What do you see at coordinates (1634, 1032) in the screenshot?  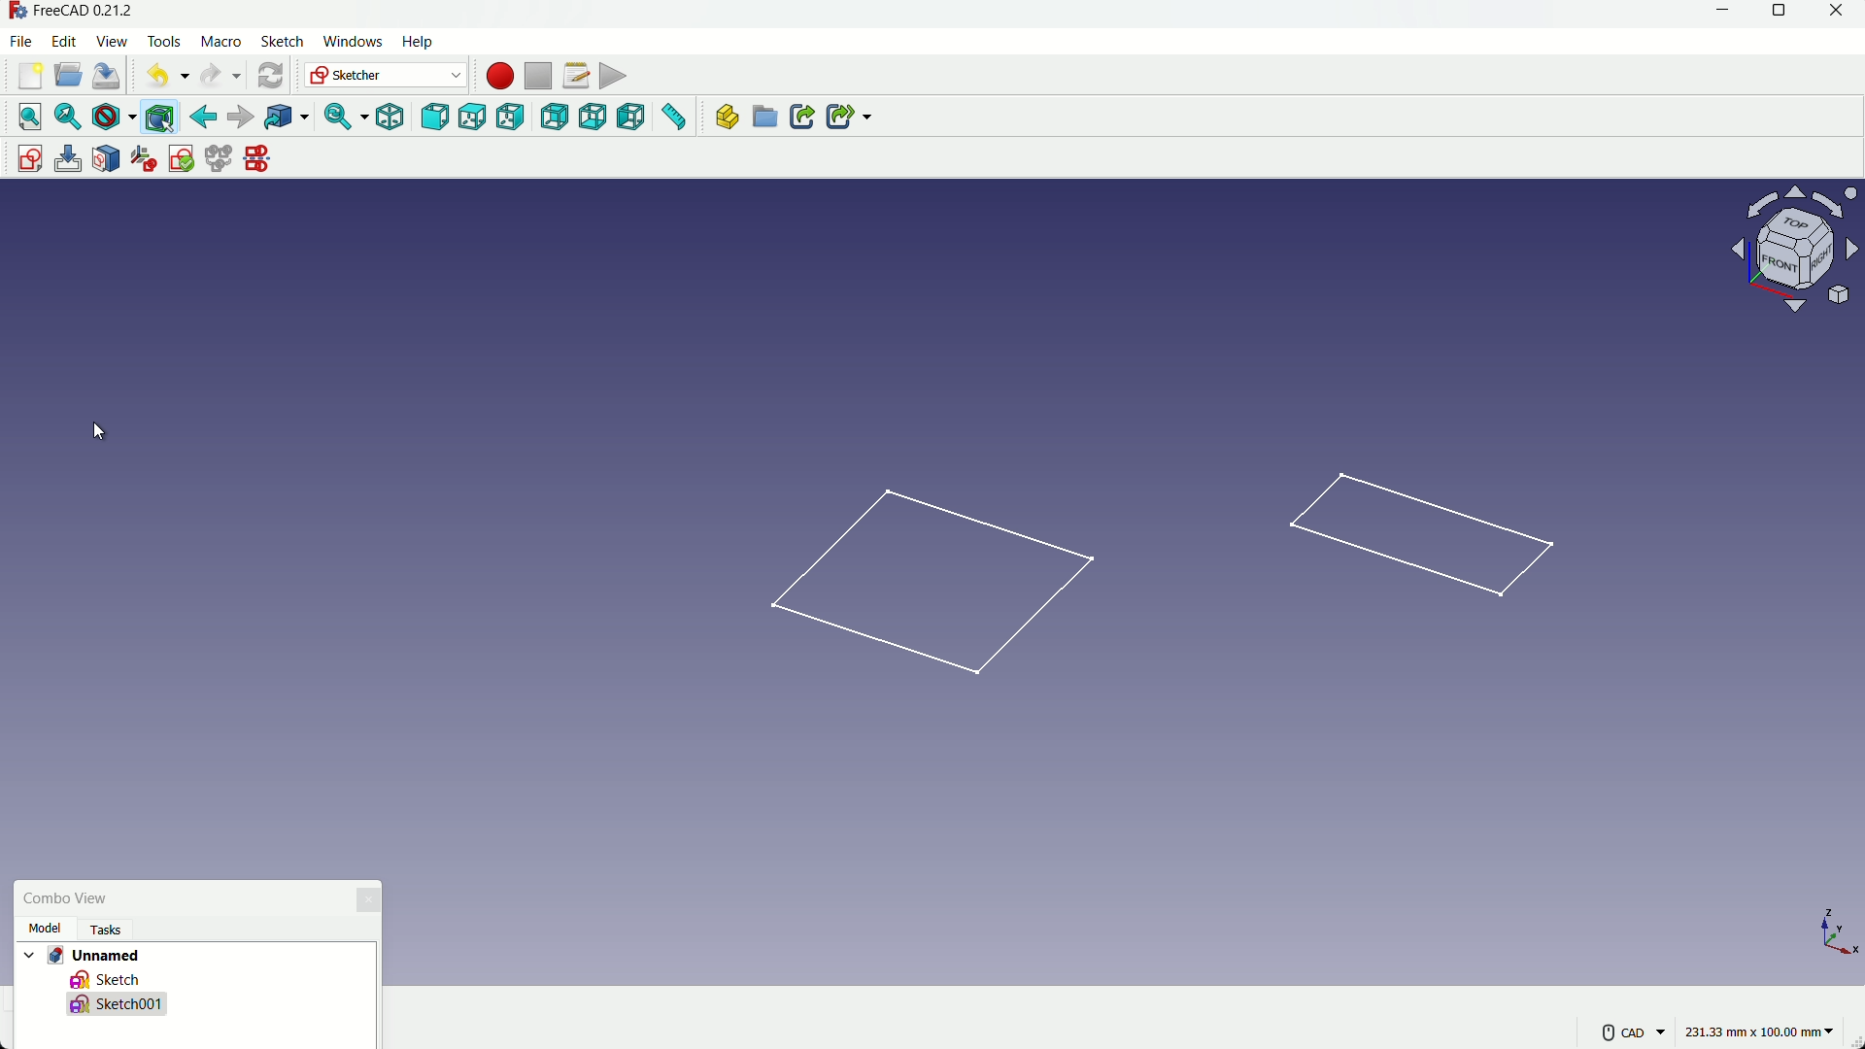 I see `more settings` at bounding box center [1634, 1032].